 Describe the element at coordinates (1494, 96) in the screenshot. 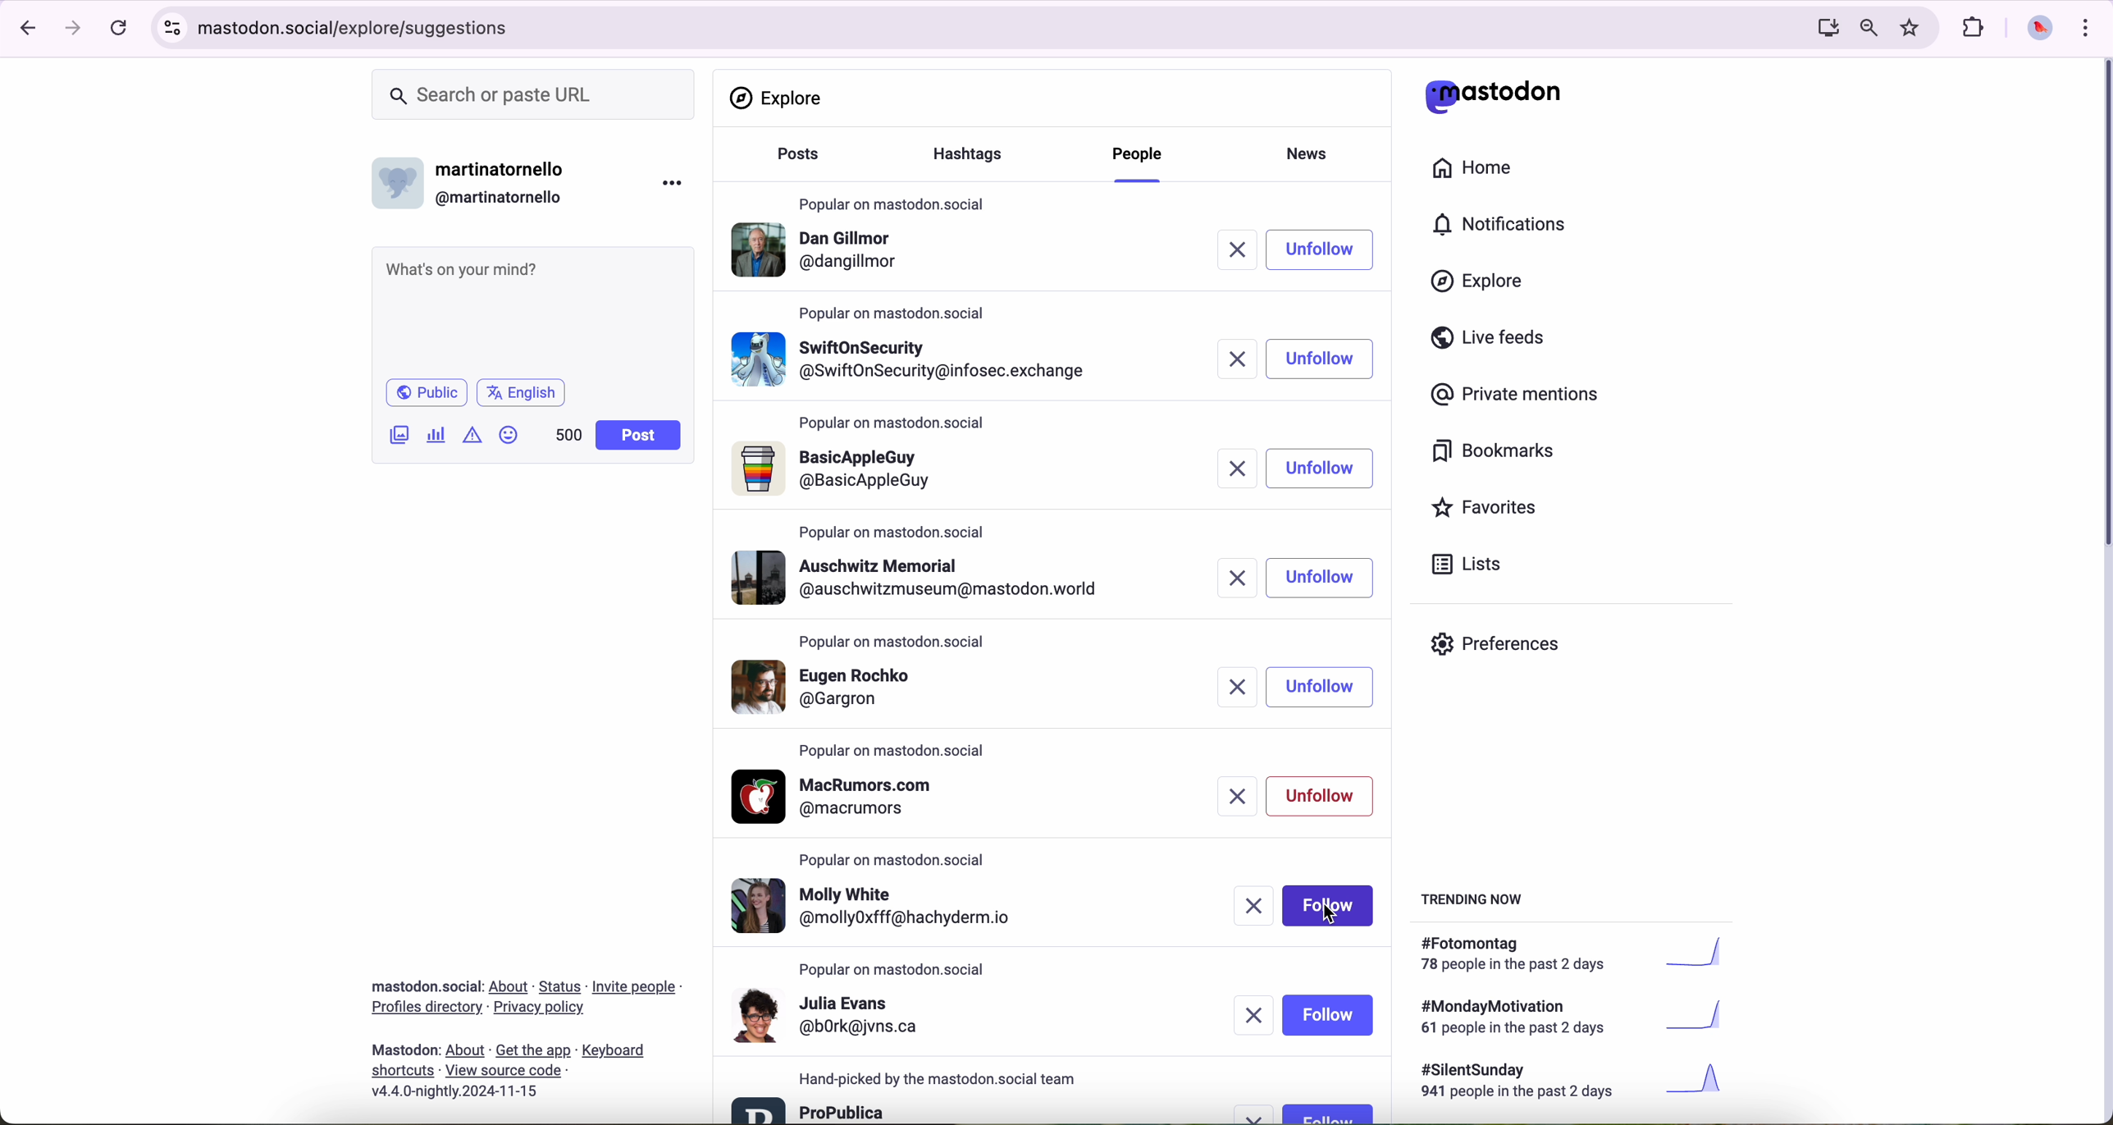

I see `matodon logo` at that location.